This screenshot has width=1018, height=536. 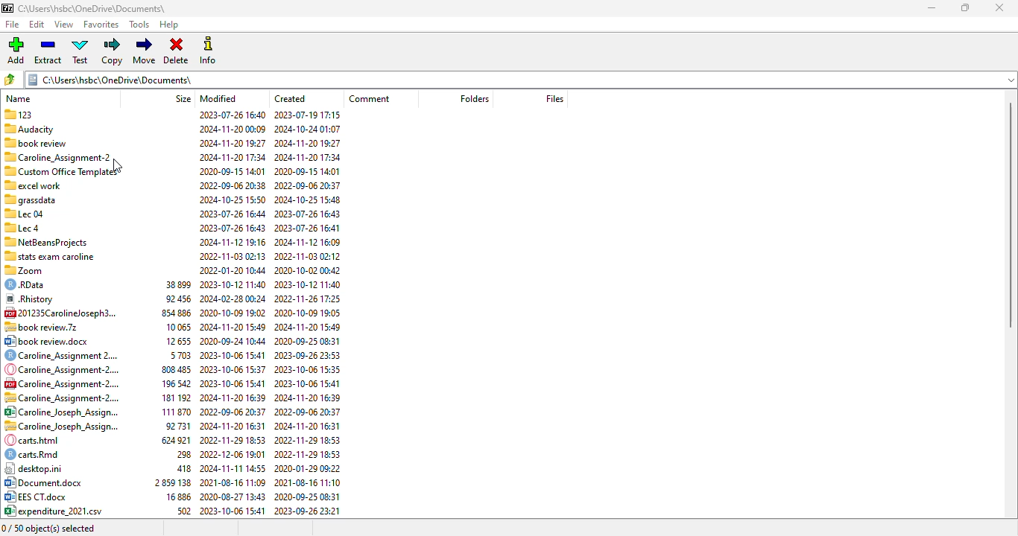 I want to click on 2022-11-20 18:53, so click(x=233, y=438).